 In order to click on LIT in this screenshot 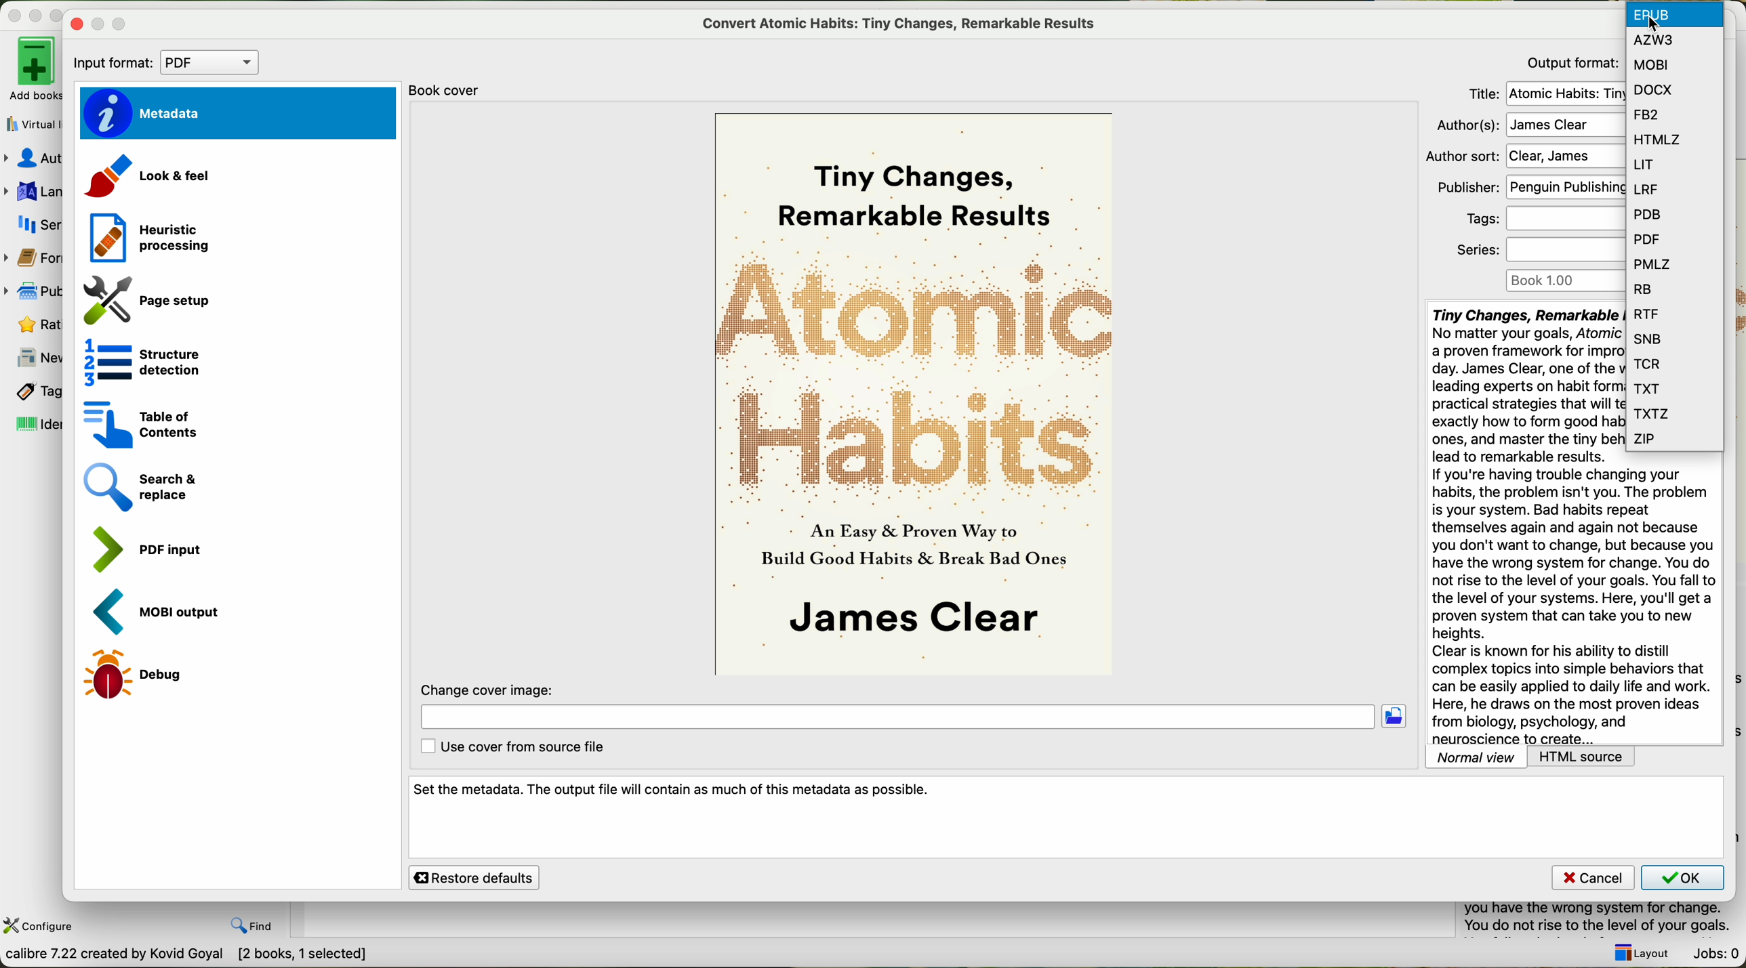, I will do `click(1673, 164)`.